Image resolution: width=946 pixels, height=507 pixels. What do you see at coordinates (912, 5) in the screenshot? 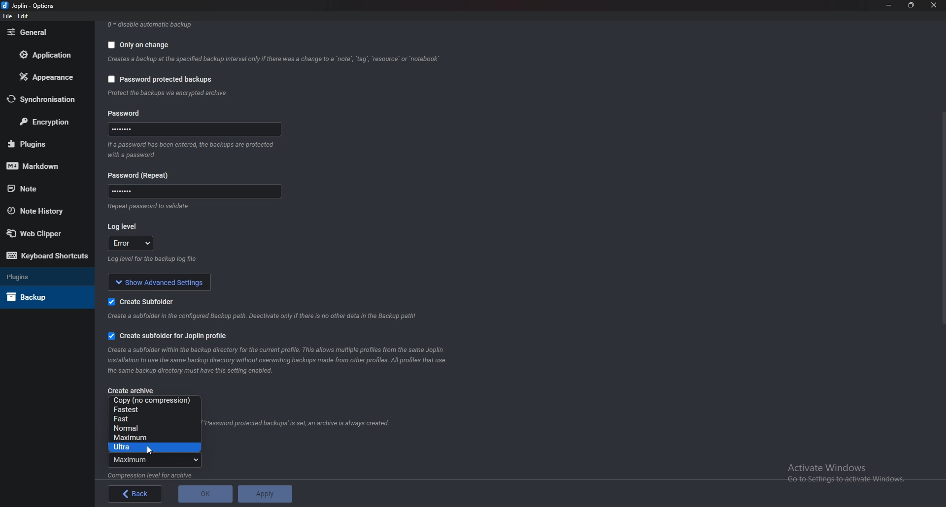
I see `Resize` at bounding box center [912, 5].